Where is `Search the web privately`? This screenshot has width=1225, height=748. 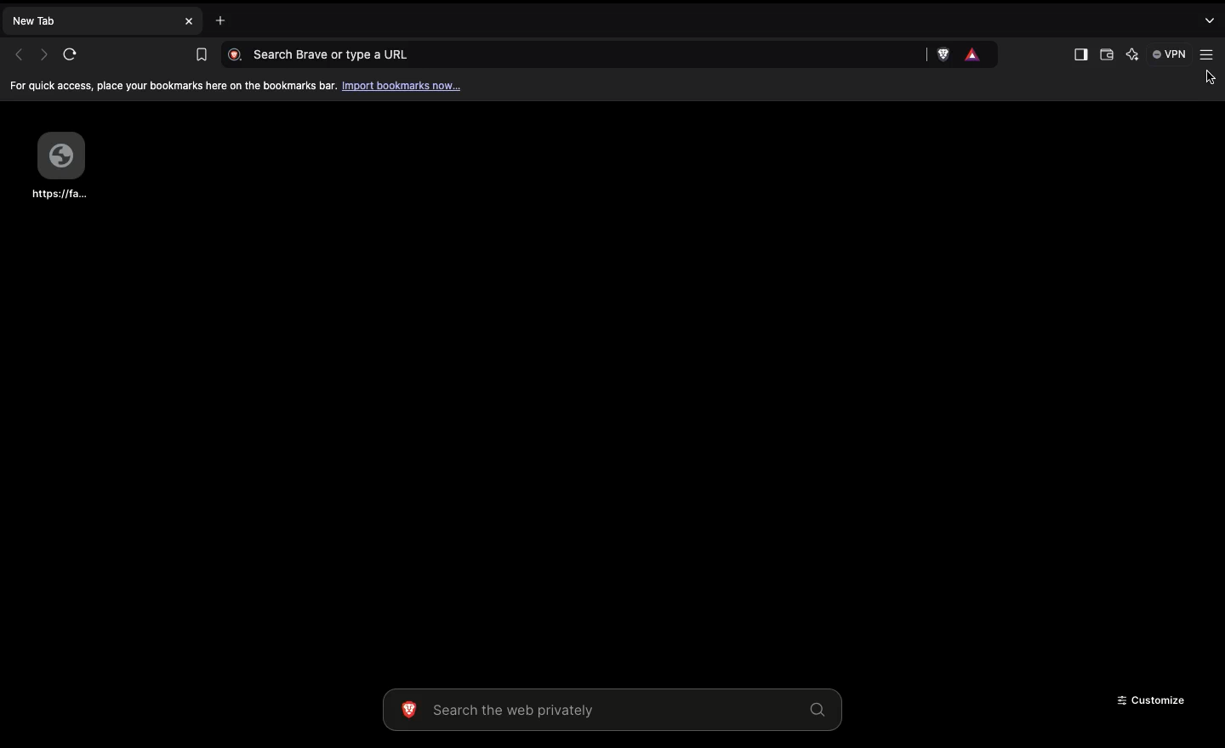
Search the web privately is located at coordinates (607, 710).